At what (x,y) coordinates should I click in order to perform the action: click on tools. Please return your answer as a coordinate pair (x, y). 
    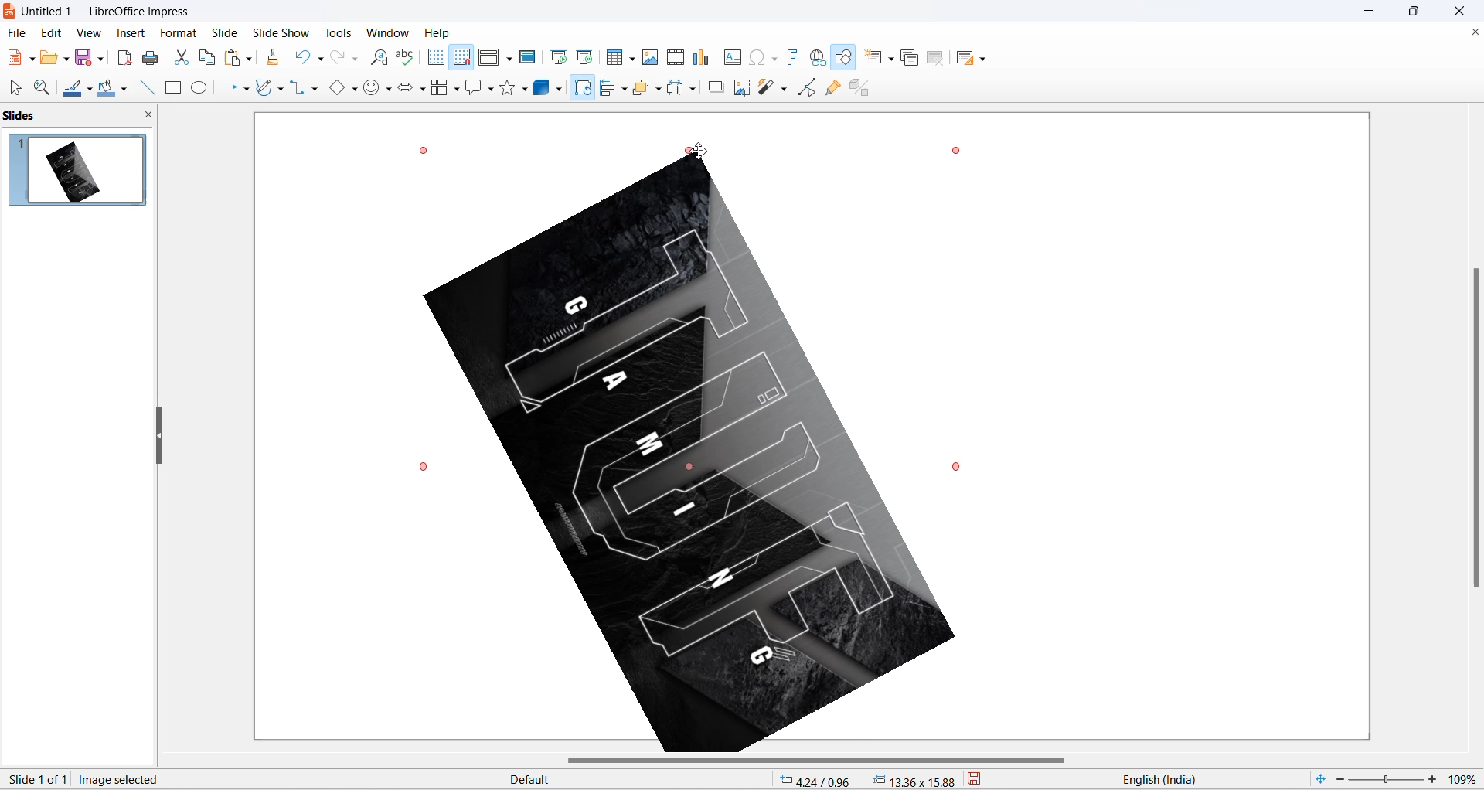
    Looking at the image, I should click on (344, 32).